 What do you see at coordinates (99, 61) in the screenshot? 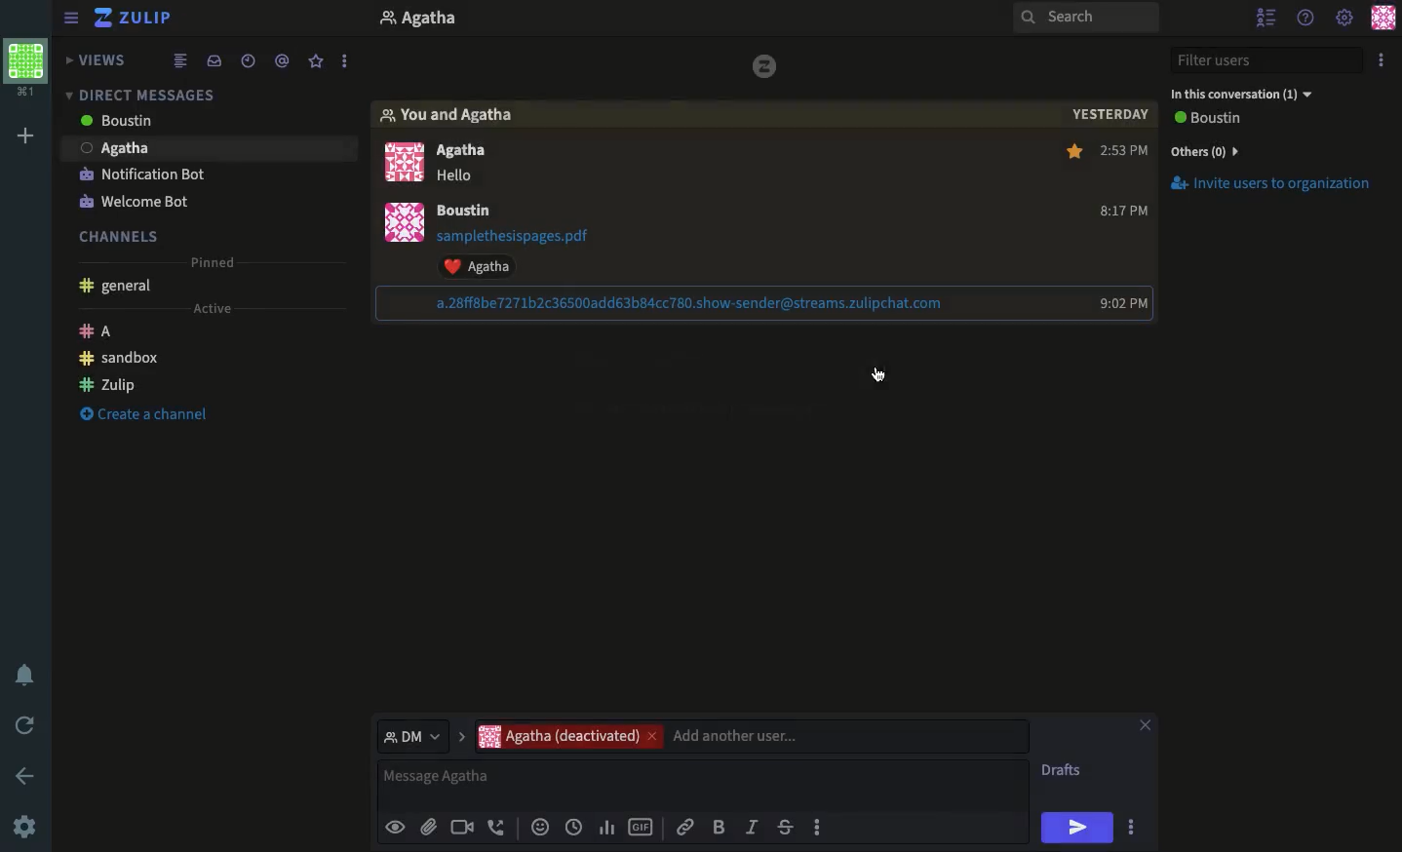
I see `Views` at bounding box center [99, 61].